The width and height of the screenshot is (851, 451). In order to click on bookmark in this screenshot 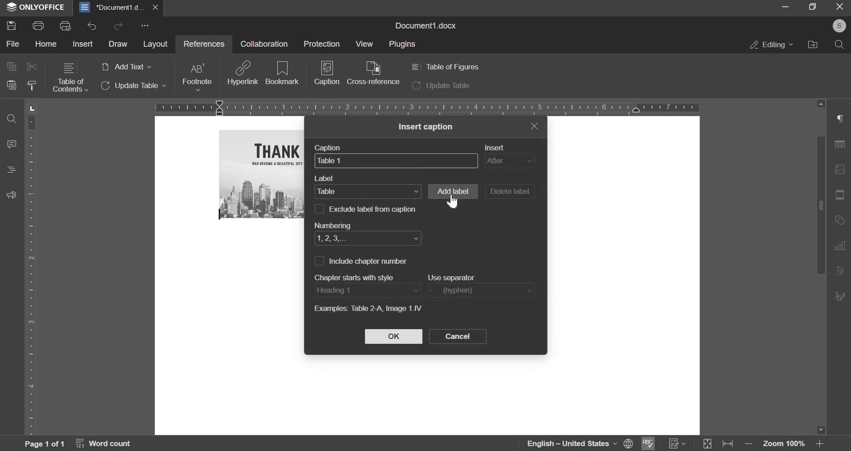, I will do `click(283, 72)`.